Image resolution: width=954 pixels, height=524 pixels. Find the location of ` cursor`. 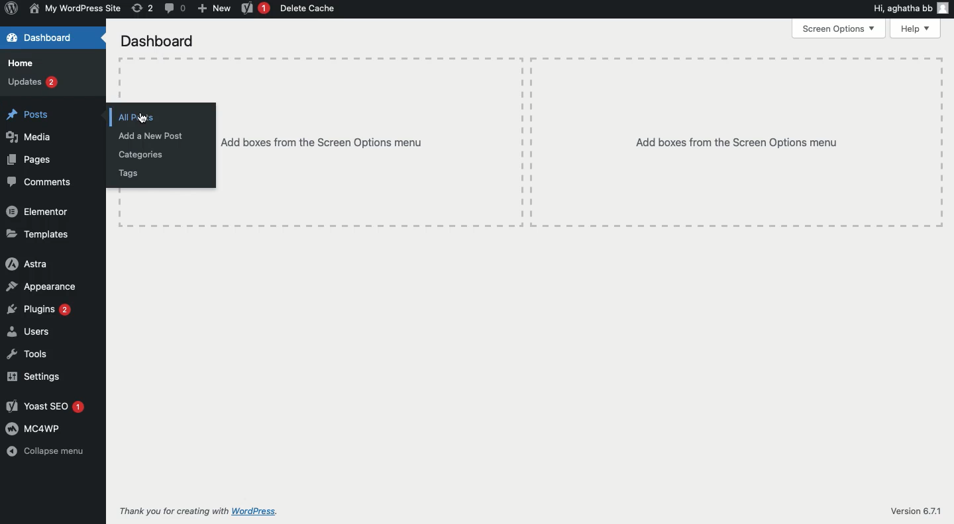

 cursor is located at coordinates (142, 118).